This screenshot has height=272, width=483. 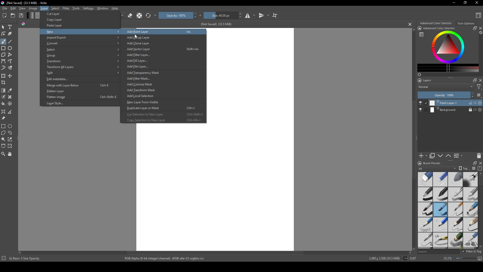 What do you see at coordinates (11, 112) in the screenshot?
I see `measure` at bounding box center [11, 112].